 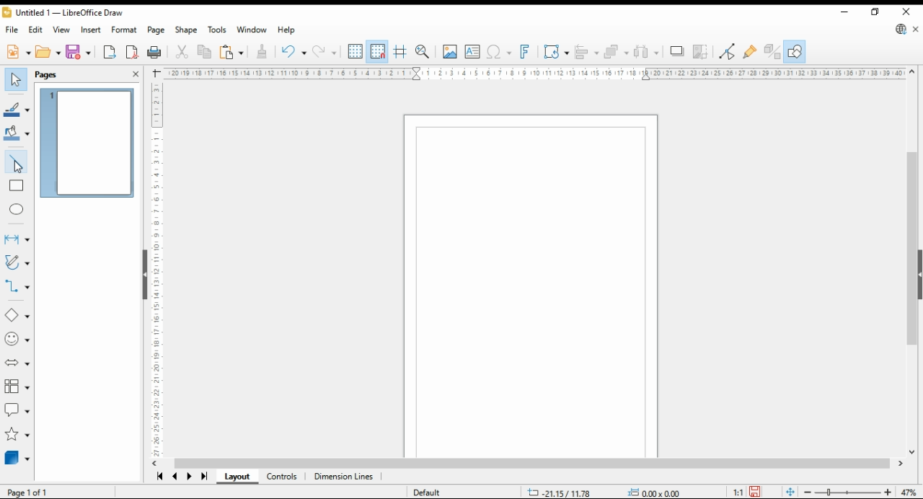 What do you see at coordinates (795, 51) in the screenshot?
I see `show draw functions` at bounding box center [795, 51].